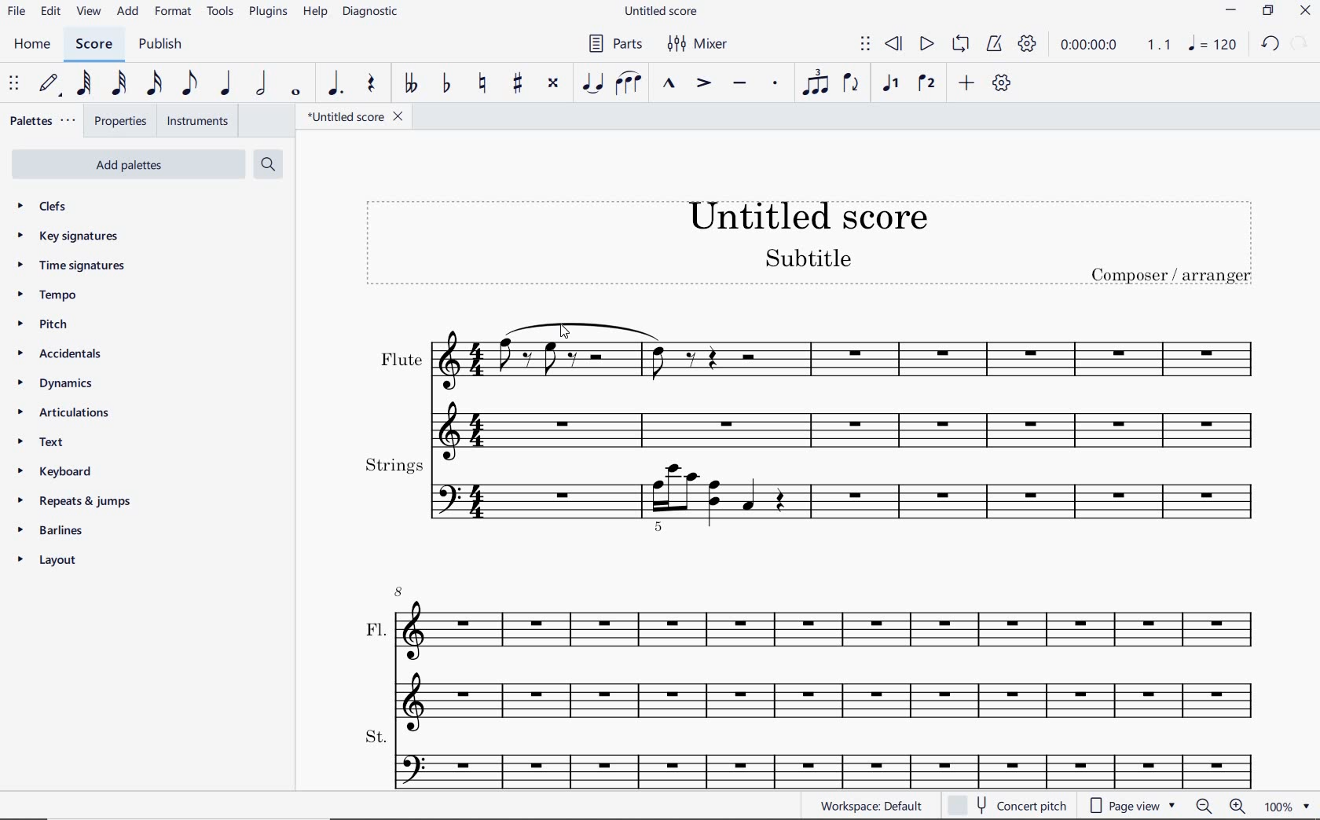  What do you see at coordinates (154, 84) in the screenshot?
I see `16TH NOTE` at bounding box center [154, 84].